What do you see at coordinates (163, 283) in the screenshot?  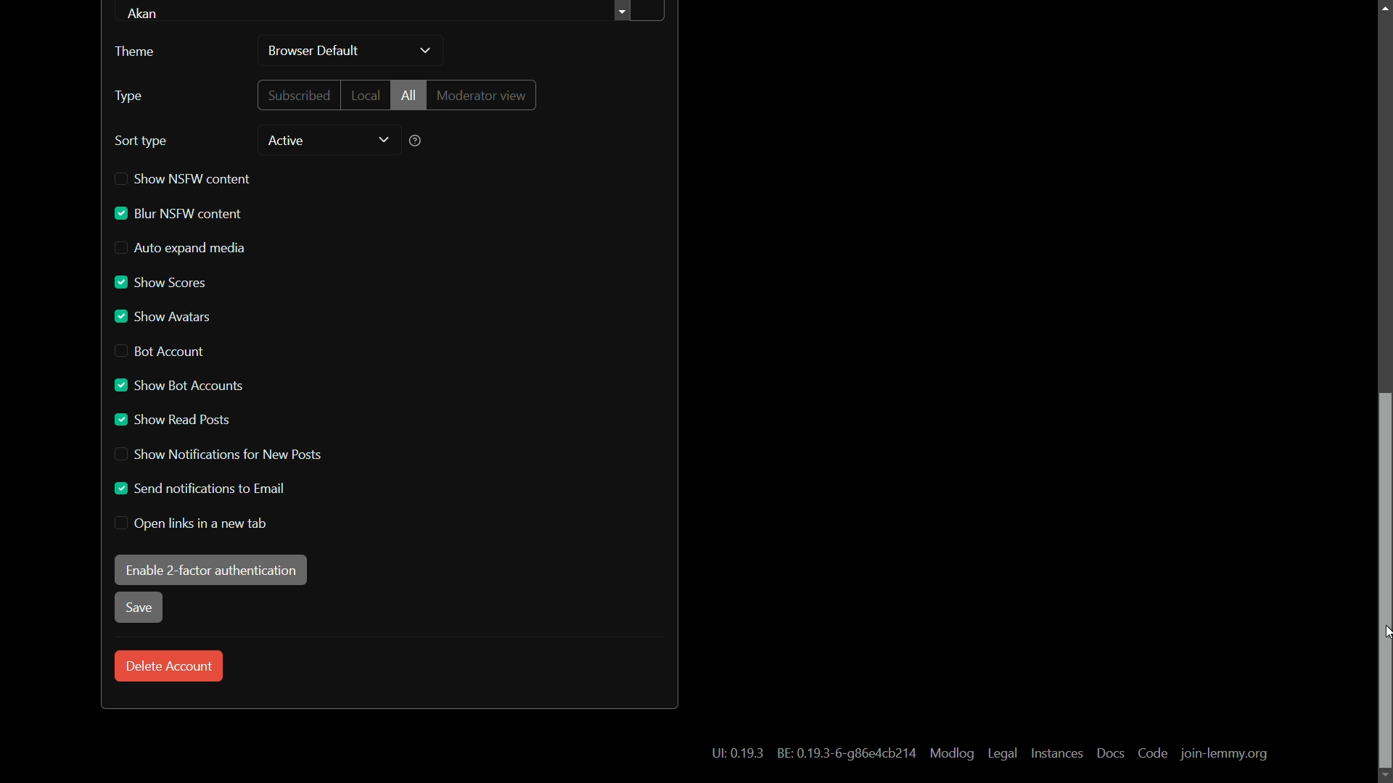 I see `show scores` at bounding box center [163, 283].